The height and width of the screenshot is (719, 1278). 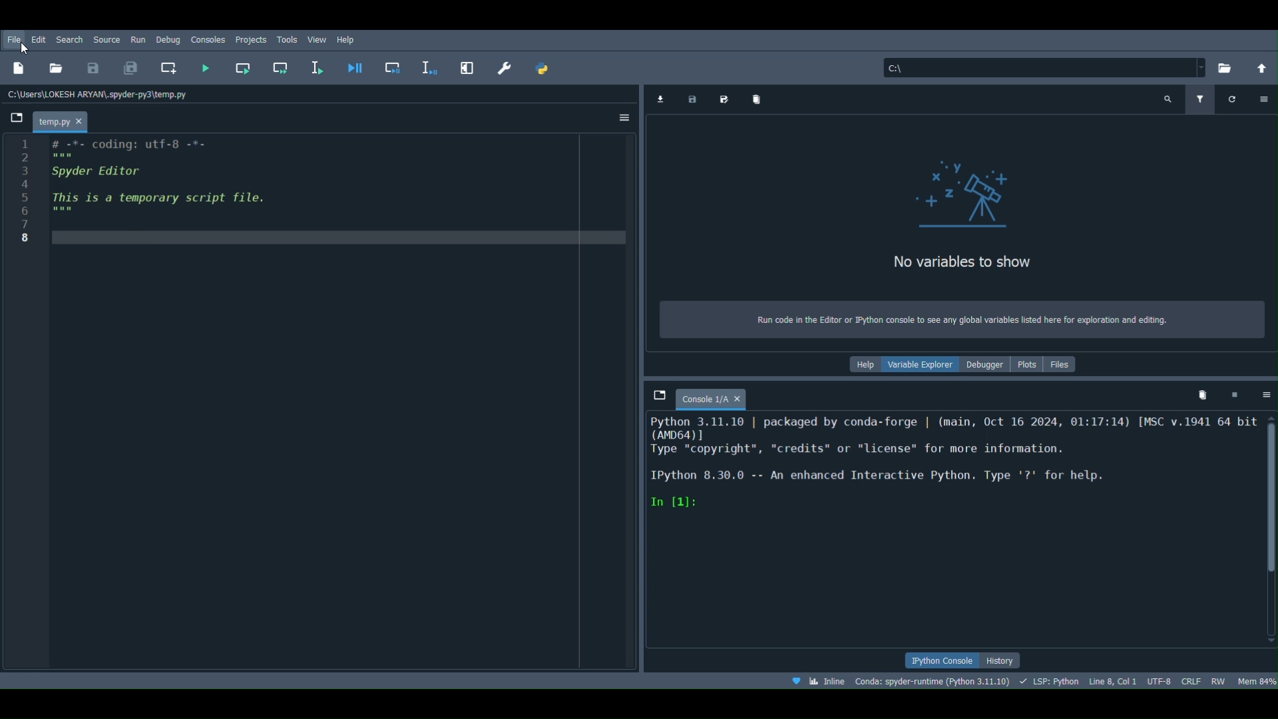 I want to click on Console 1/A, so click(x=700, y=399).